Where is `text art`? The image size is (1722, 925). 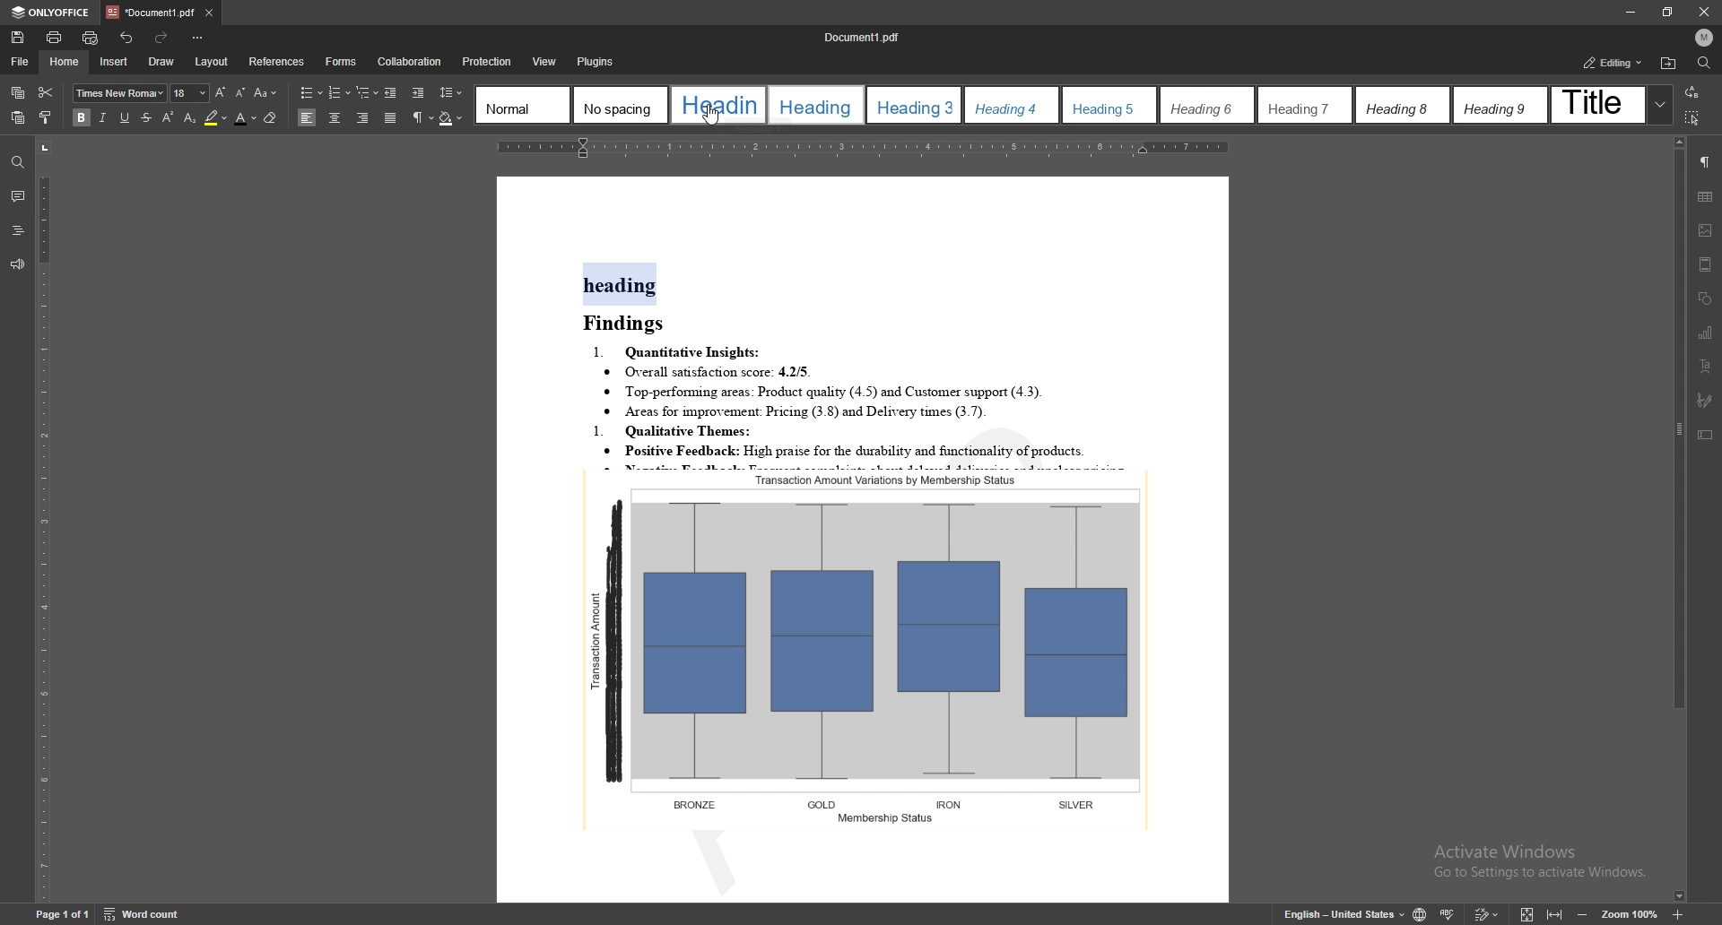
text art is located at coordinates (1705, 367).